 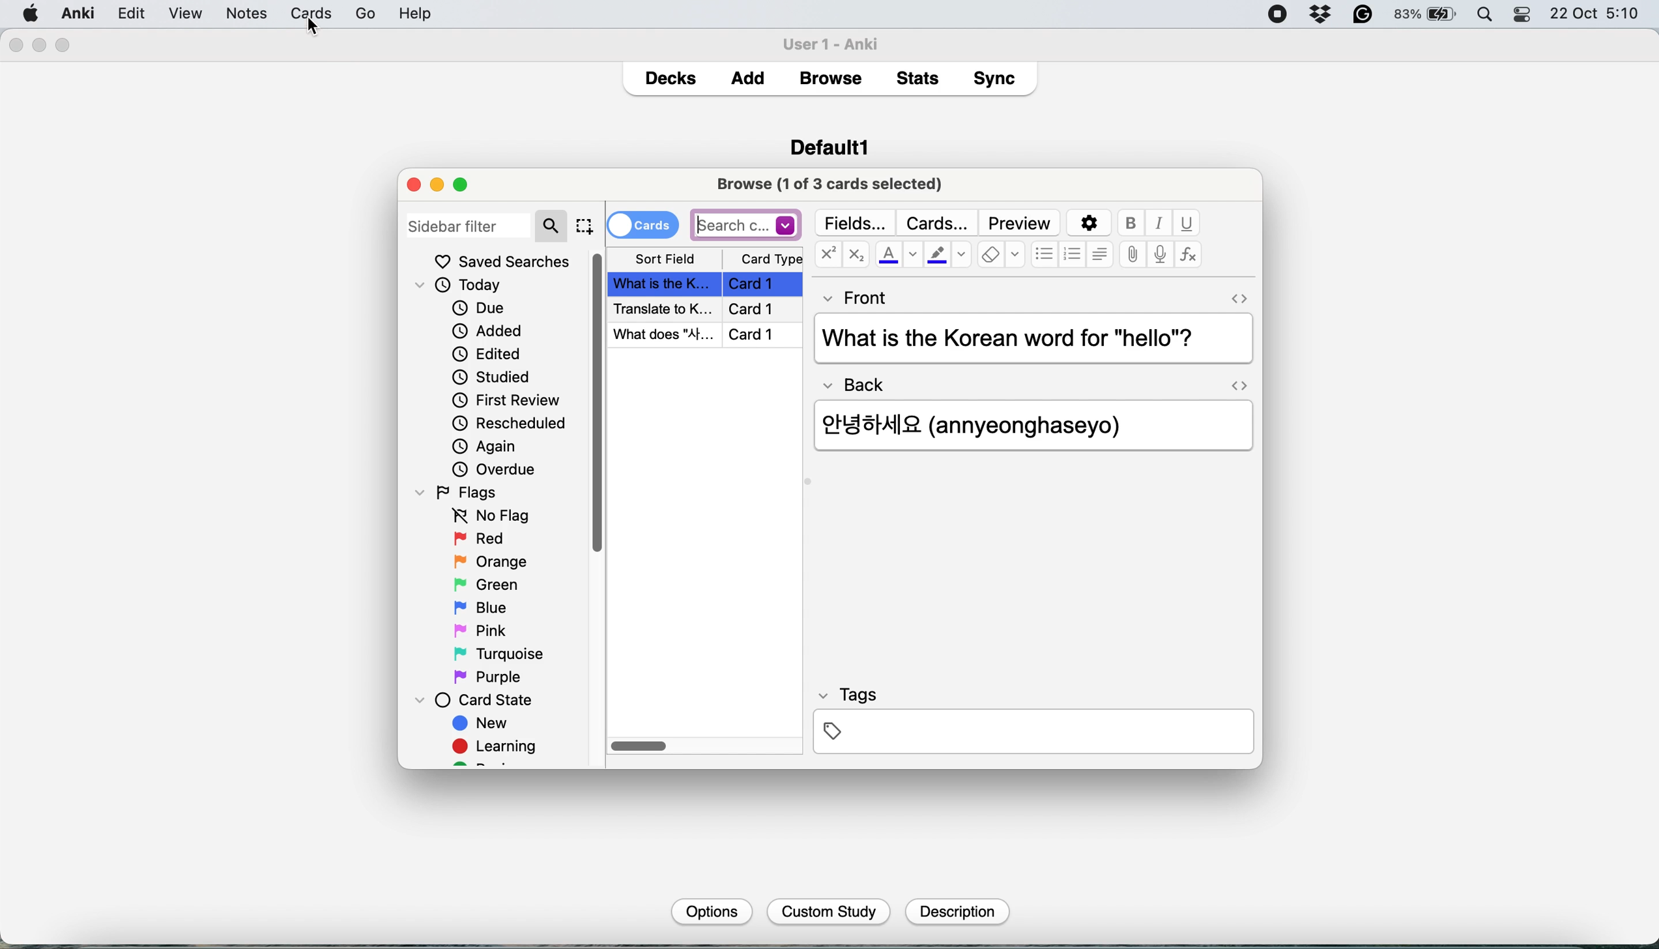 I want to click on preview, so click(x=1020, y=224).